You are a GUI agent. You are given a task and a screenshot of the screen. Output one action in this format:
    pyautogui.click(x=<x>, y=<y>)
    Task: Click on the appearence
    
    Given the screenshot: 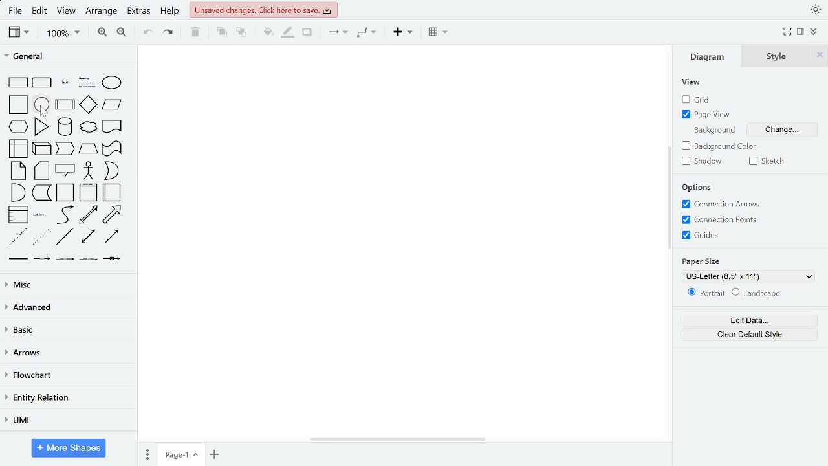 What is the action you would take?
    pyautogui.click(x=814, y=10)
    